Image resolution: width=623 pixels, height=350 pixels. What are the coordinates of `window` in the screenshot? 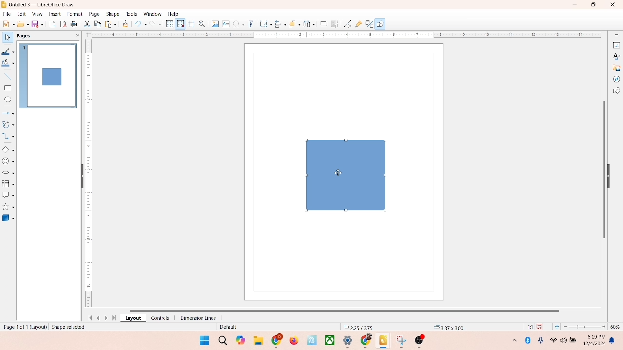 It's located at (152, 14).